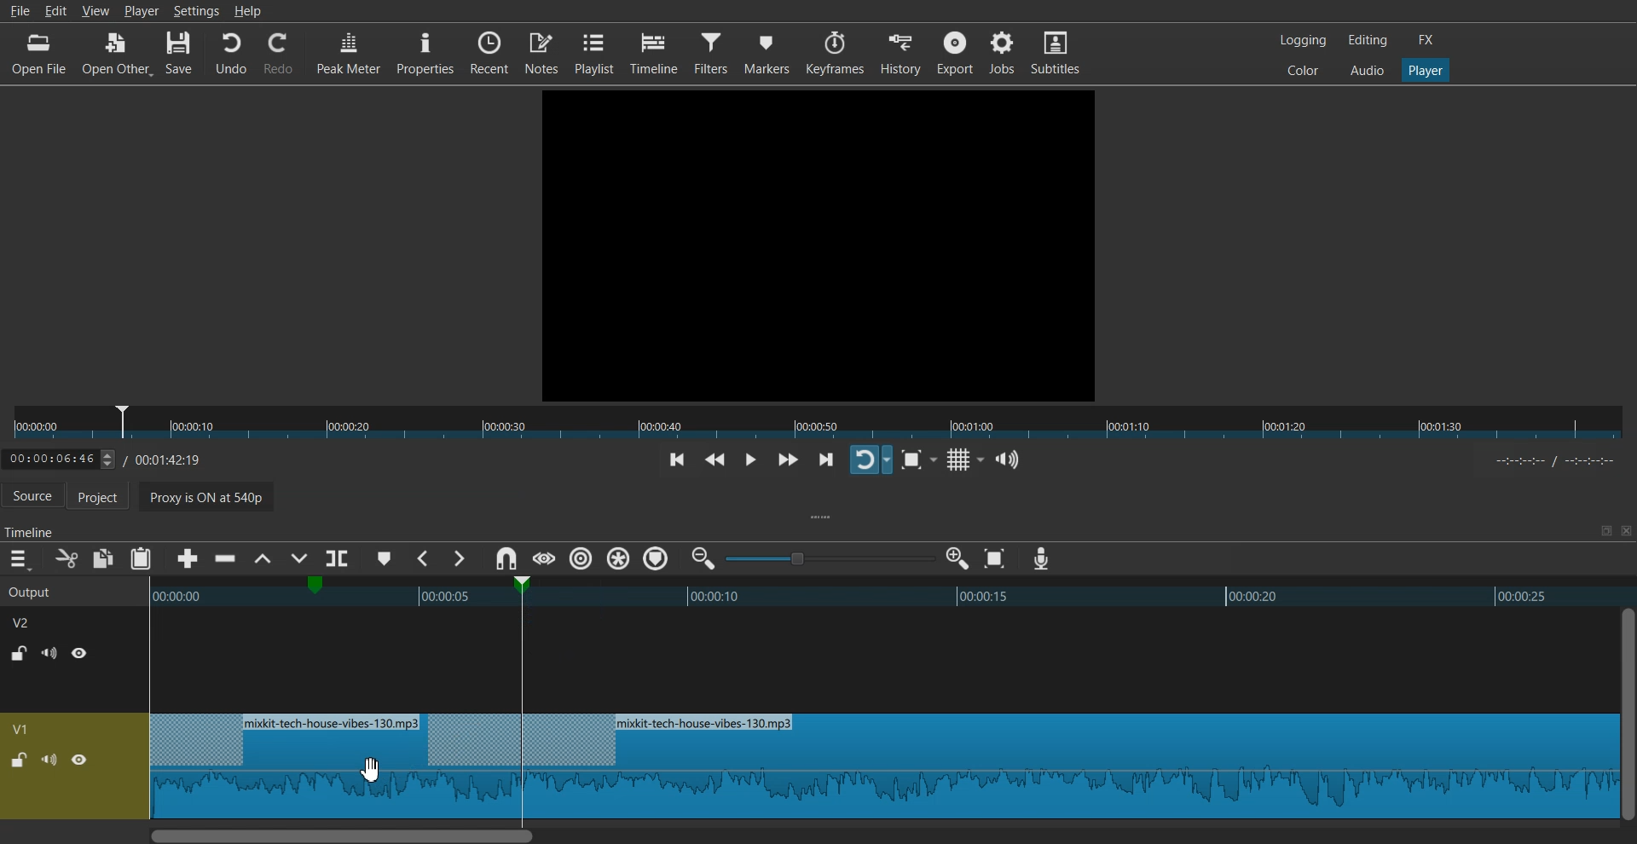 Image resolution: width=1637 pixels, height=844 pixels. I want to click on Save, so click(180, 54).